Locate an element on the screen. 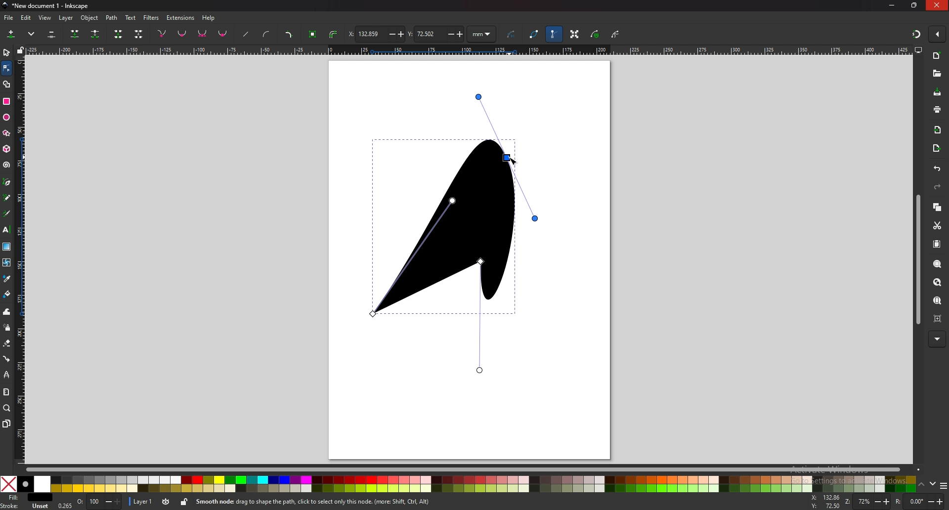  measure is located at coordinates (6, 392).